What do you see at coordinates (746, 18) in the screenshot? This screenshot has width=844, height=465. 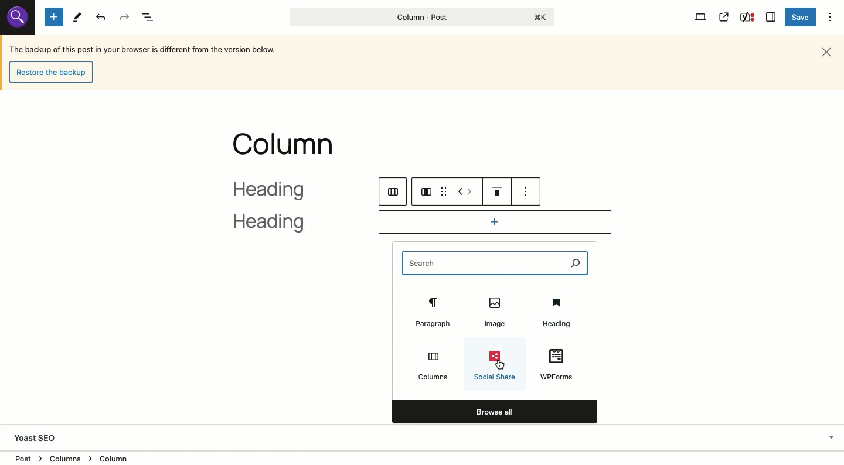 I see `Yoast` at bounding box center [746, 18].